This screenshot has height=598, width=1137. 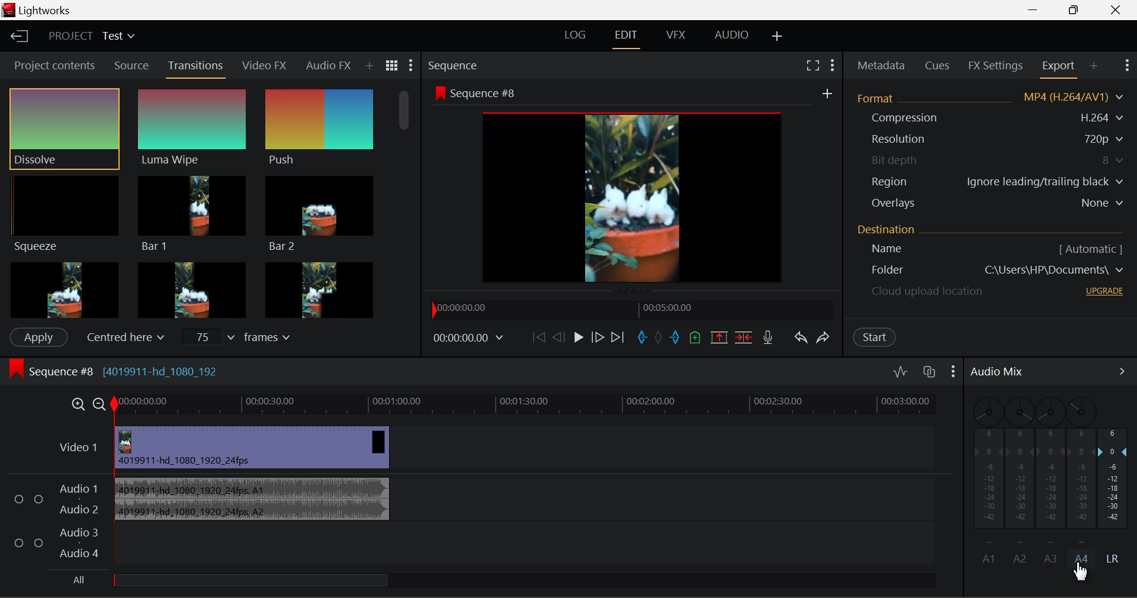 What do you see at coordinates (992, 271) in the screenshot?
I see `Destination Folder` at bounding box center [992, 271].